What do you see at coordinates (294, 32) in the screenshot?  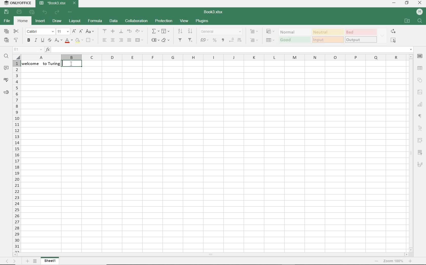 I see `normal` at bounding box center [294, 32].